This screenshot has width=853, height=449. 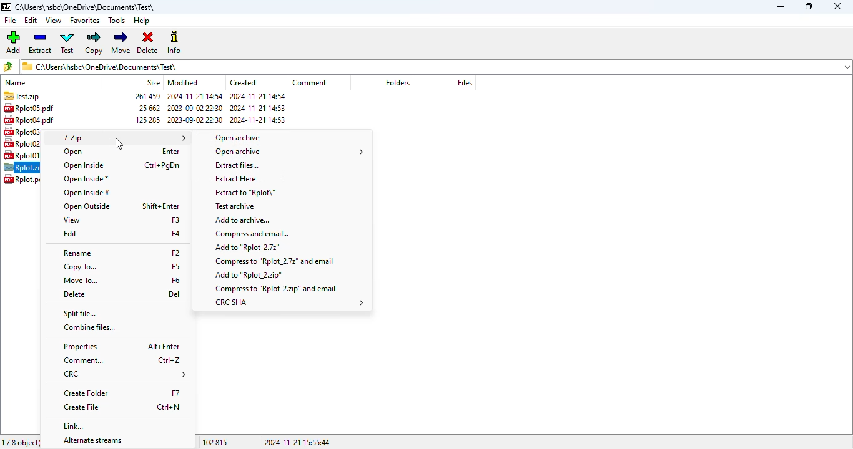 I want to click on modified date & time, so click(x=195, y=109).